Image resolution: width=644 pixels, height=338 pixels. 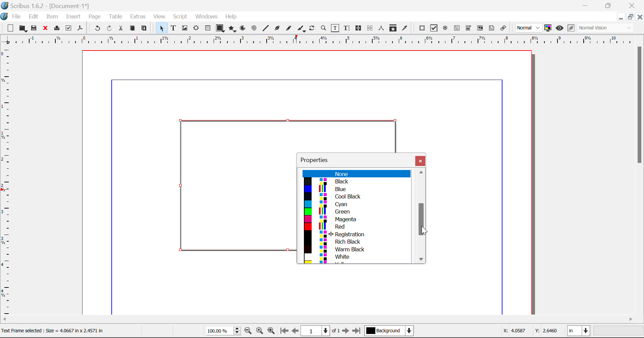 What do you see at coordinates (145, 28) in the screenshot?
I see `Paste` at bounding box center [145, 28].